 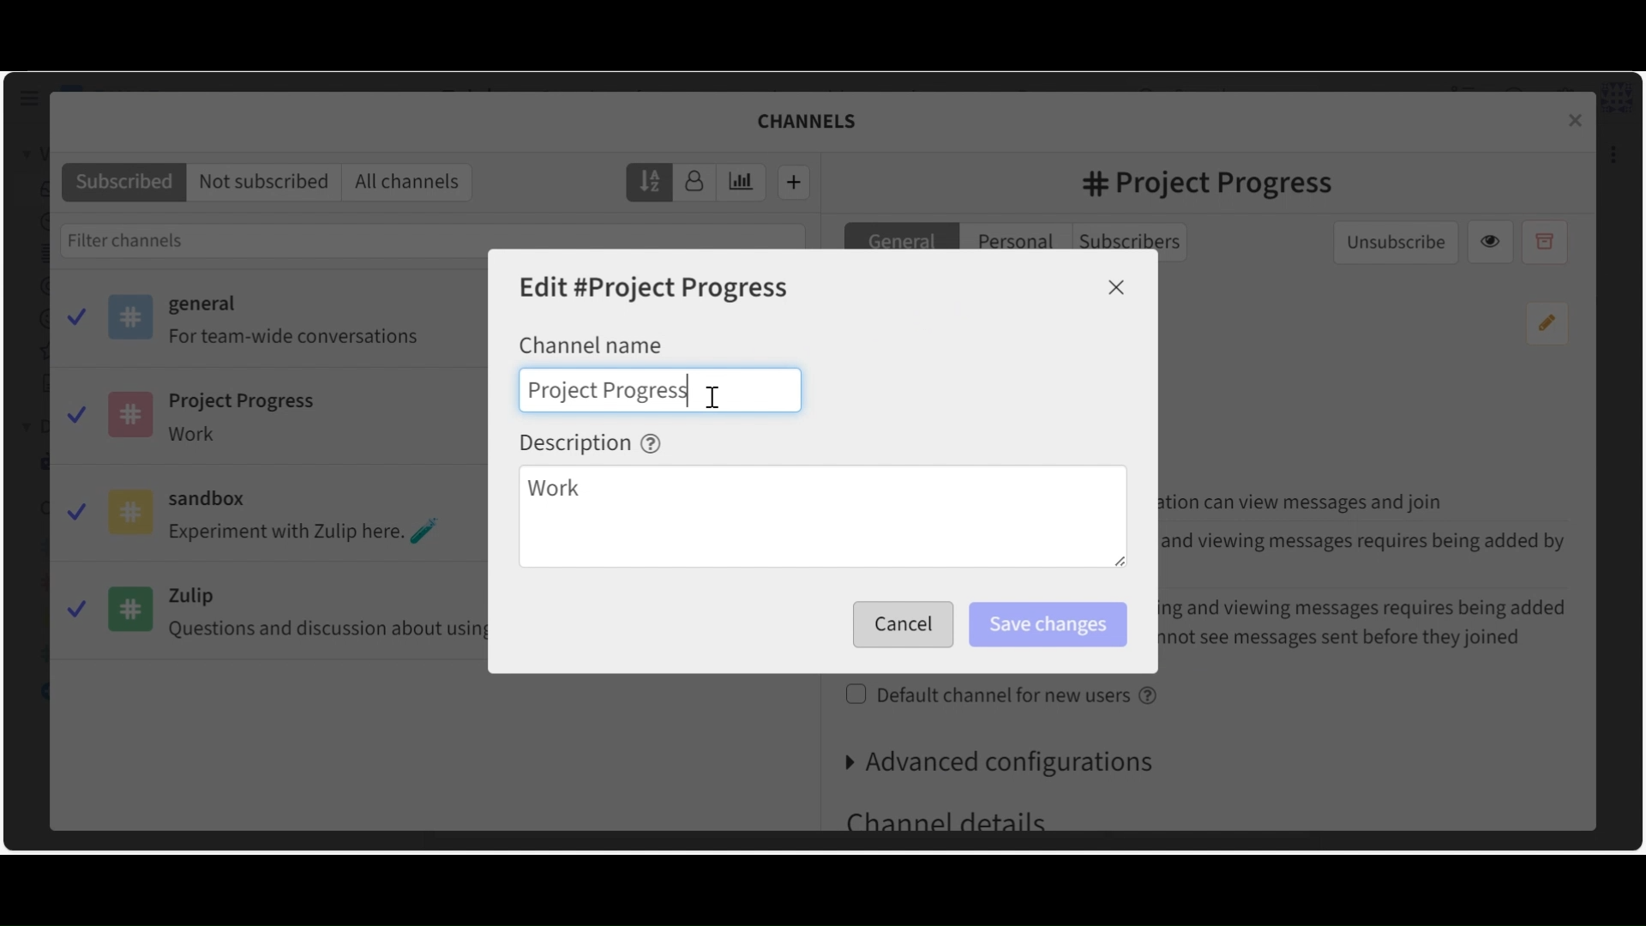 What do you see at coordinates (660, 389) in the screenshot?
I see `Channel name Field` at bounding box center [660, 389].